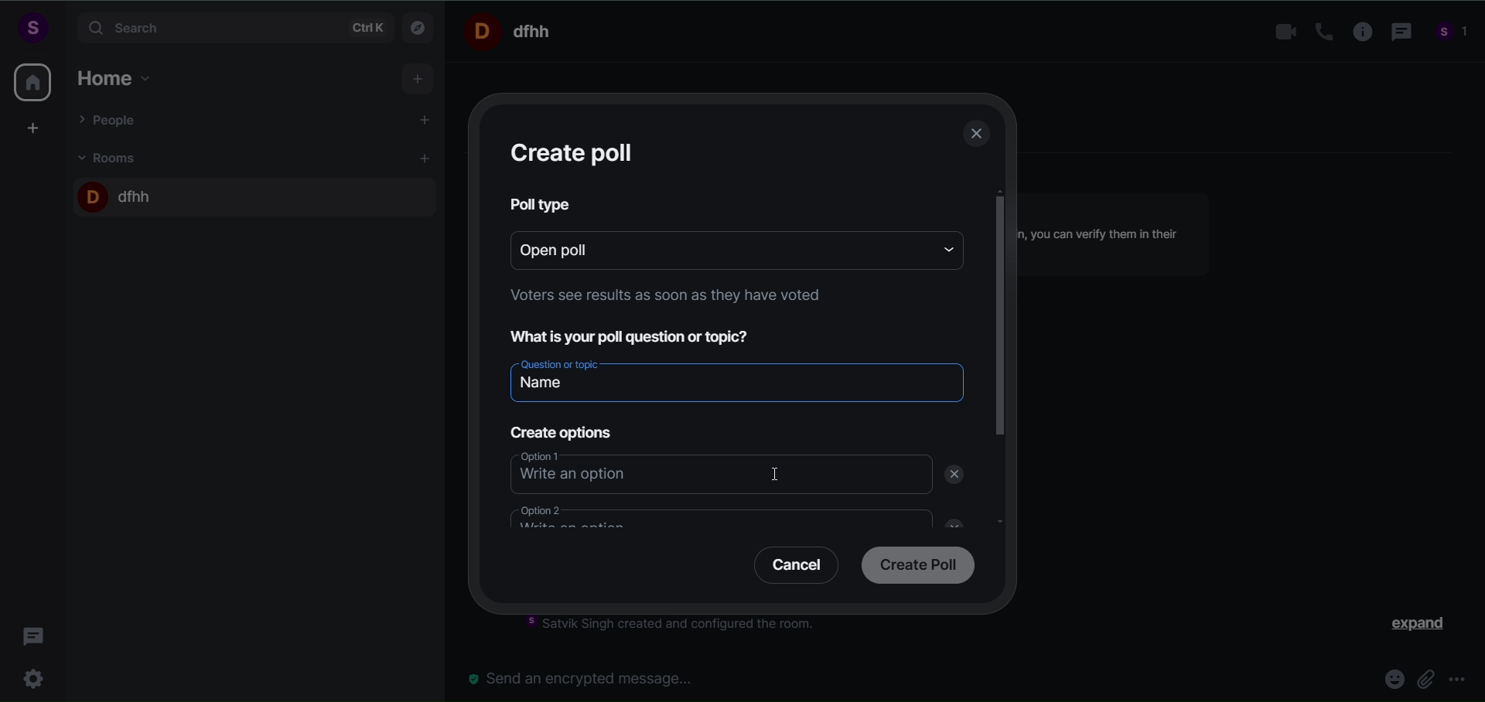 This screenshot has height=702, width=1485. I want to click on poll type dropdown, so click(944, 248).